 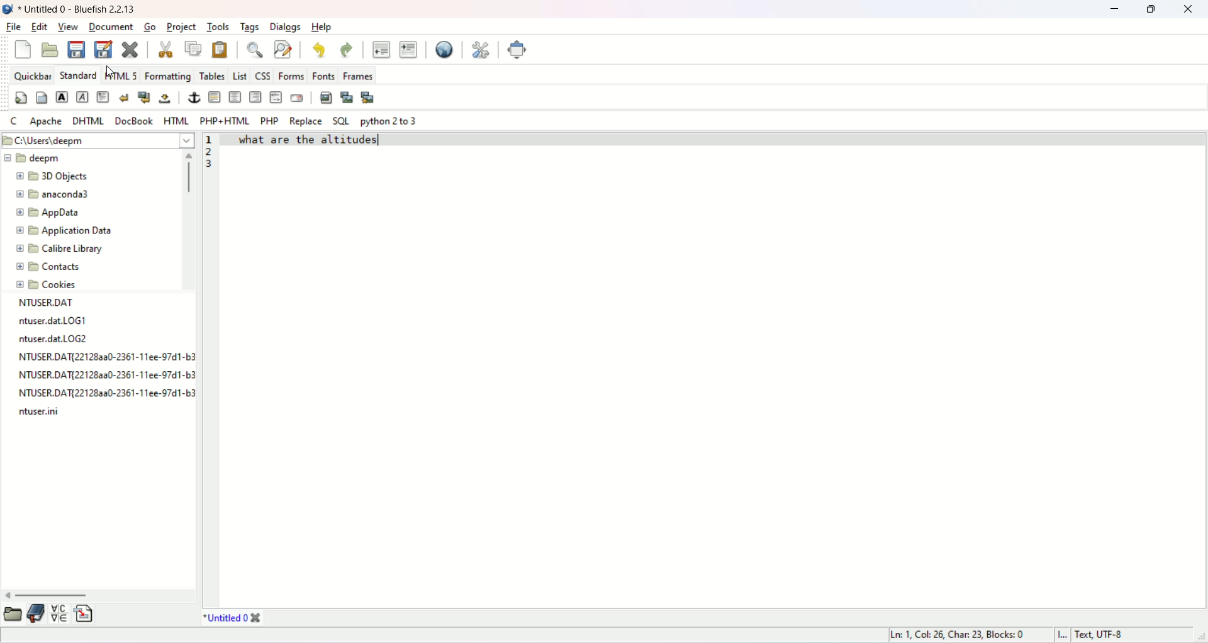 I want to click on save file as, so click(x=103, y=48).